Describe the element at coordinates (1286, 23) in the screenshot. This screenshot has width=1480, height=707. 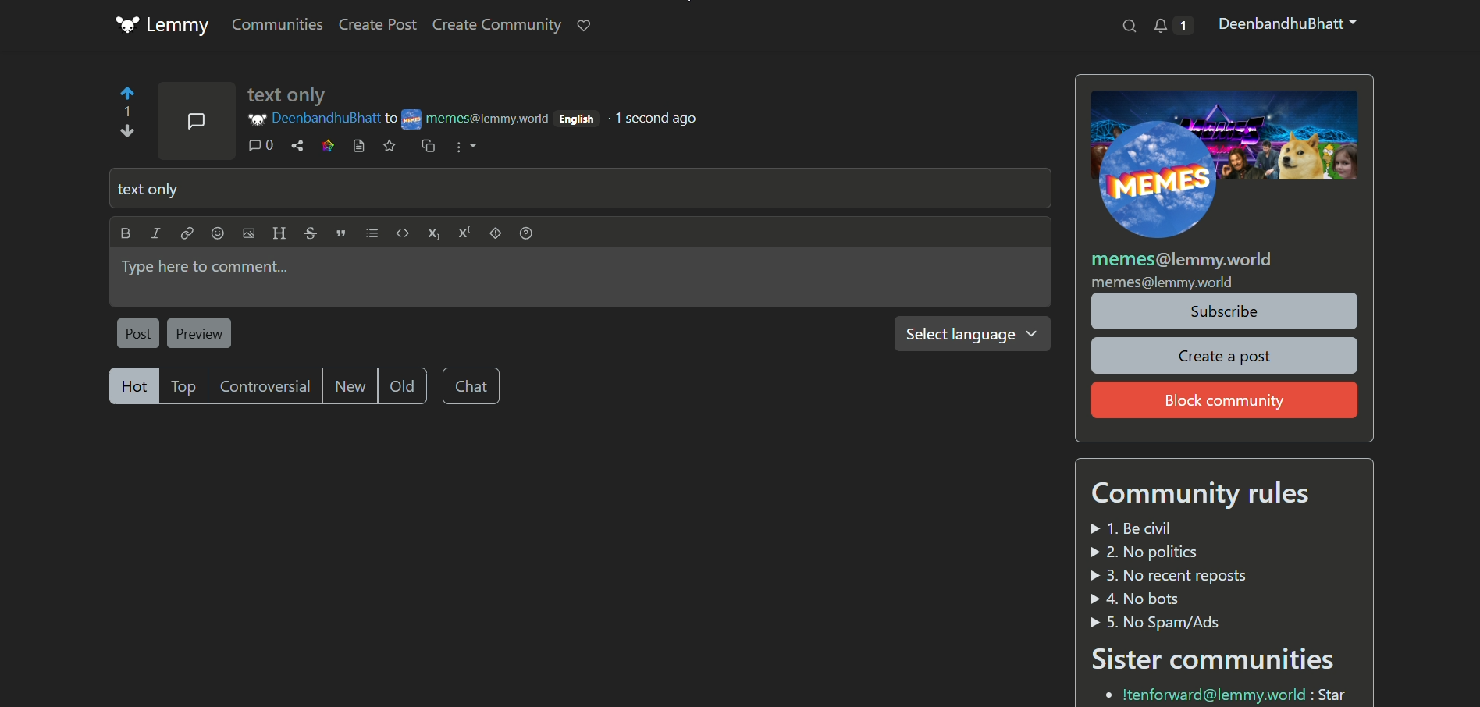
I see `username` at that location.